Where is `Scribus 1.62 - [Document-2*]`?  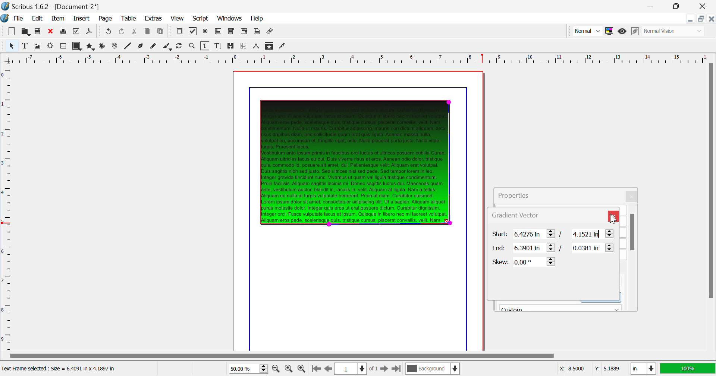
Scribus 1.62 - [Document-2*] is located at coordinates (51, 6).